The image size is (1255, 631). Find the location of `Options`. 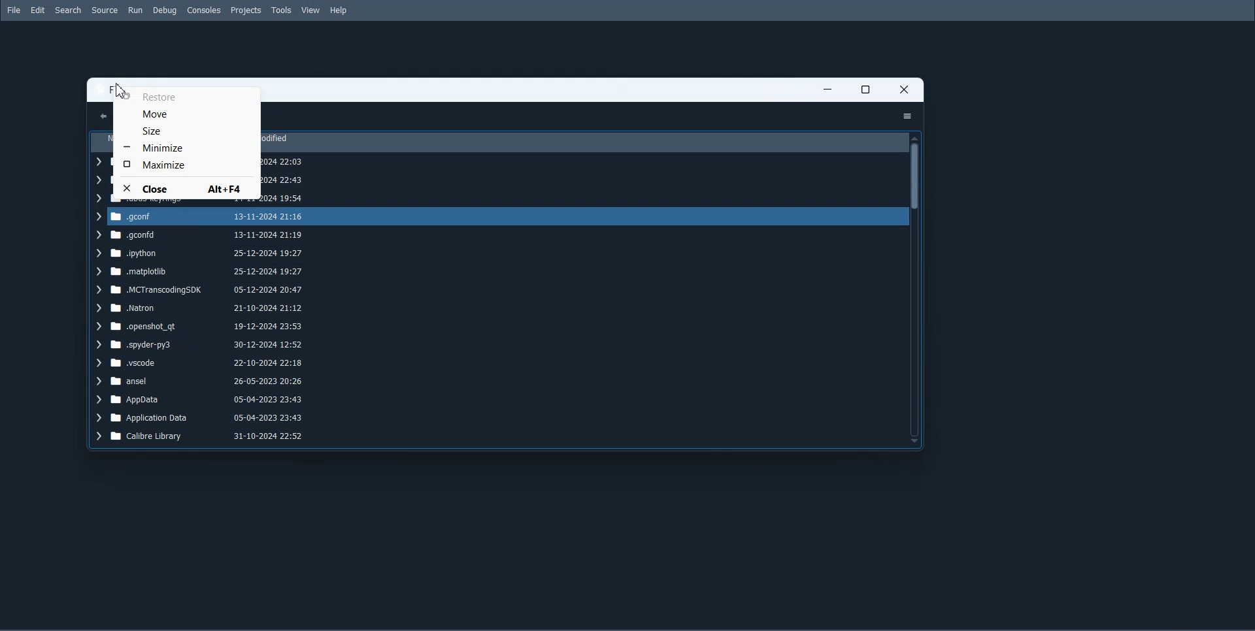

Options is located at coordinates (908, 116).